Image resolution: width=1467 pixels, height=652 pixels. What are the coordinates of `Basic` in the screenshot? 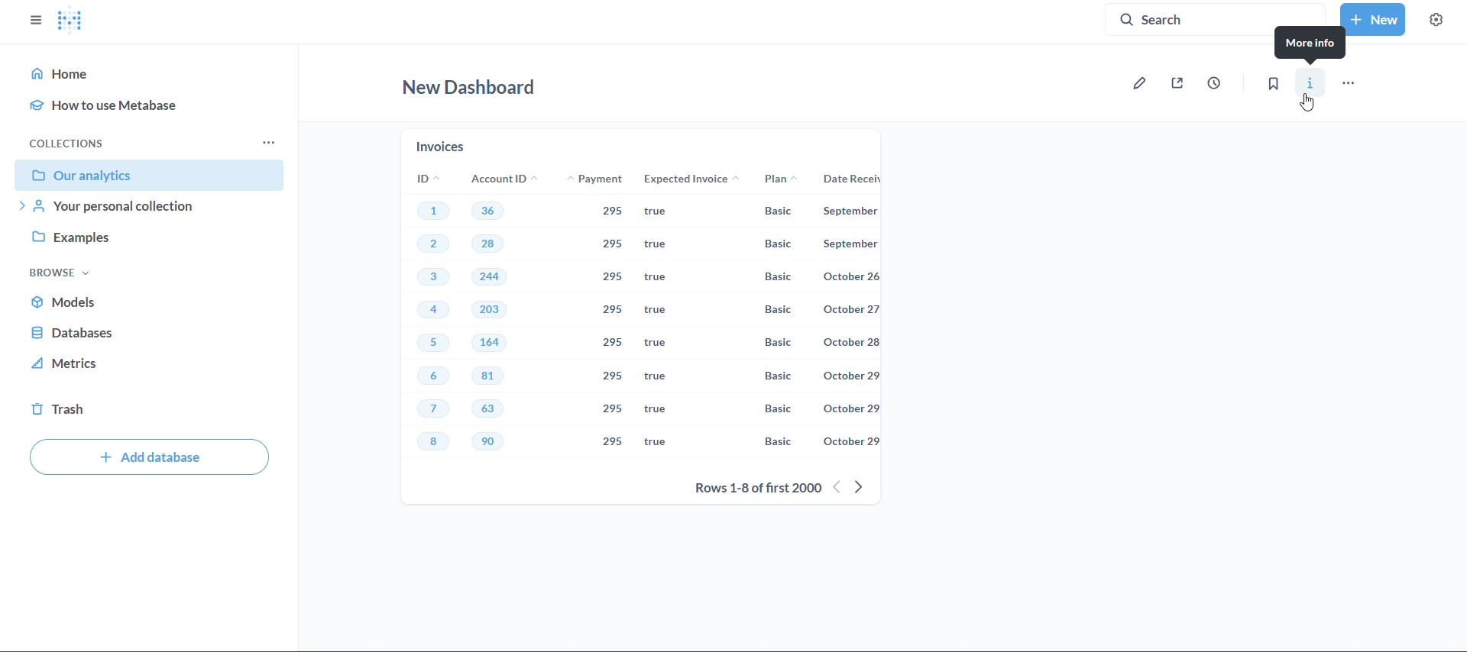 It's located at (779, 376).